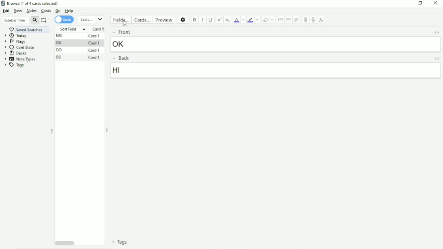 This screenshot has width=443, height=249. What do you see at coordinates (69, 11) in the screenshot?
I see `Help` at bounding box center [69, 11].